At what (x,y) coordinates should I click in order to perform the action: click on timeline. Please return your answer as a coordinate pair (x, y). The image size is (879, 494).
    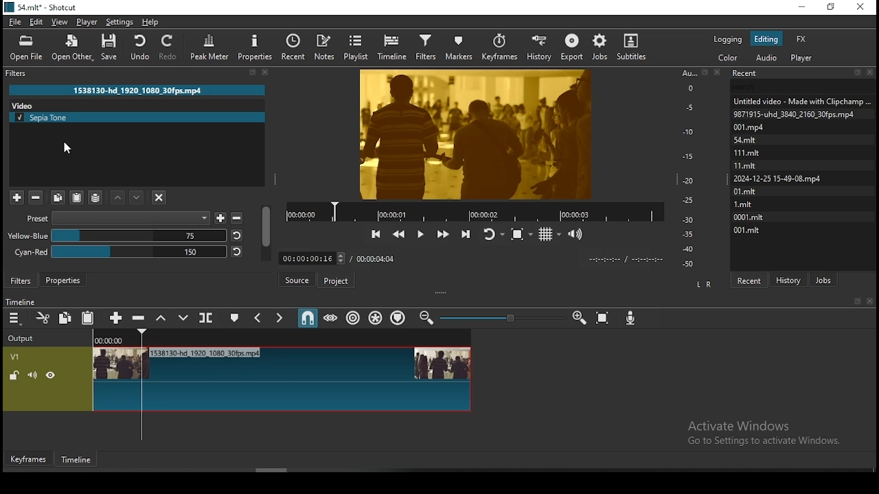
    Looking at the image, I should click on (77, 462).